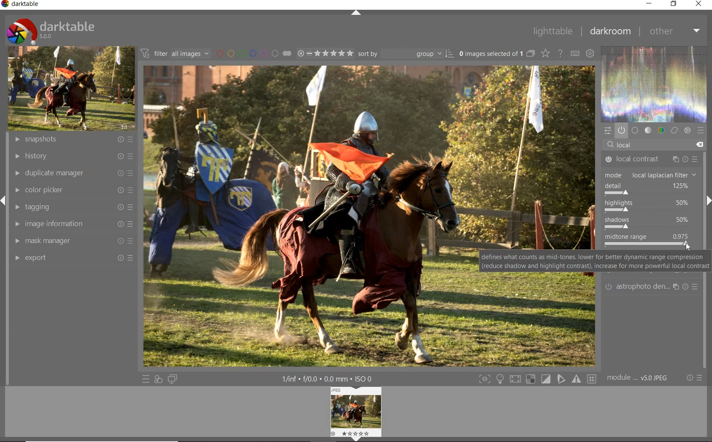  Describe the element at coordinates (253, 53) in the screenshot. I see `filter by image color label` at that location.